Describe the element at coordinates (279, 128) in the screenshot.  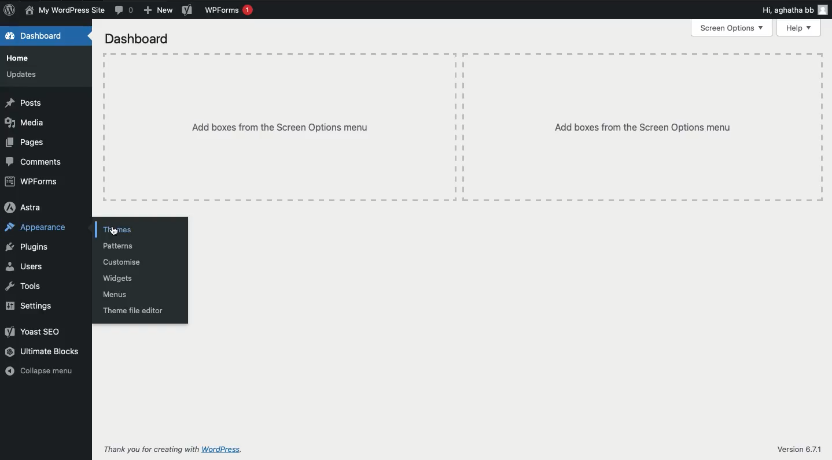
I see `Add boxes from the Screen Options menu` at that location.